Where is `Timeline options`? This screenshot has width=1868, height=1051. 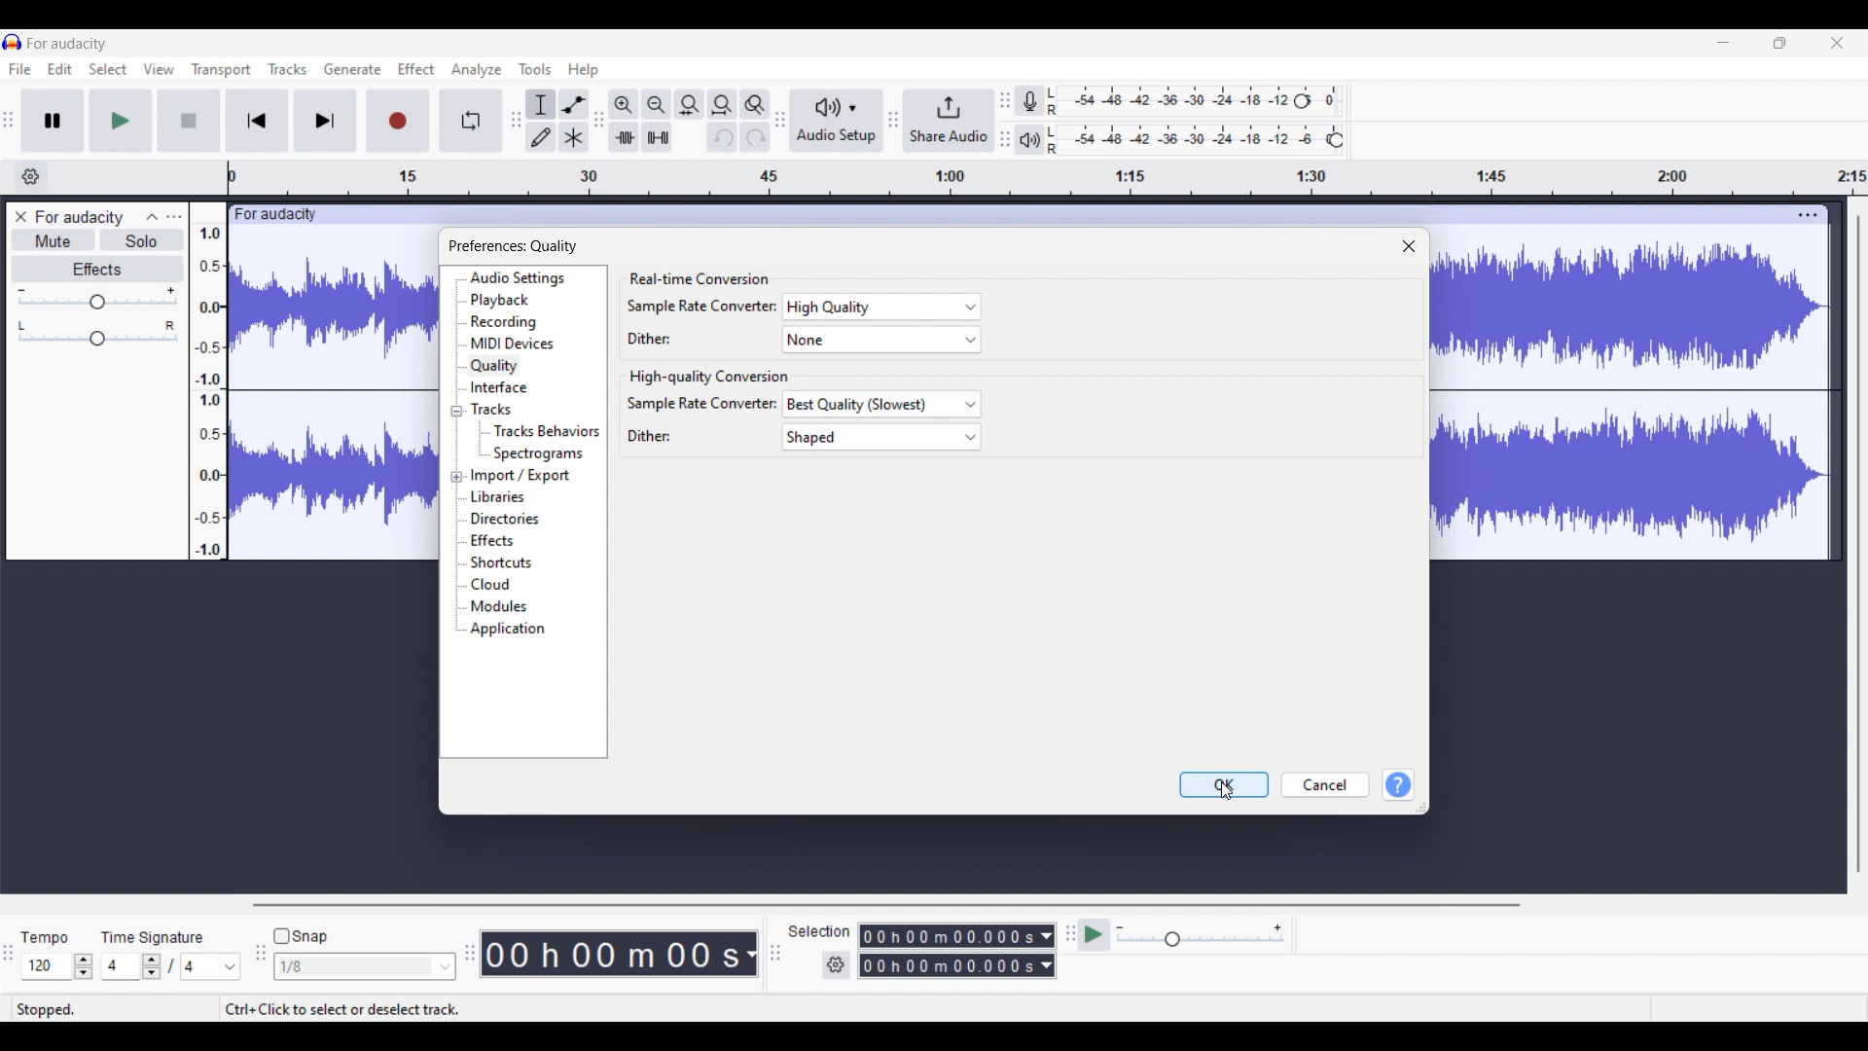
Timeline options is located at coordinates (31, 177).